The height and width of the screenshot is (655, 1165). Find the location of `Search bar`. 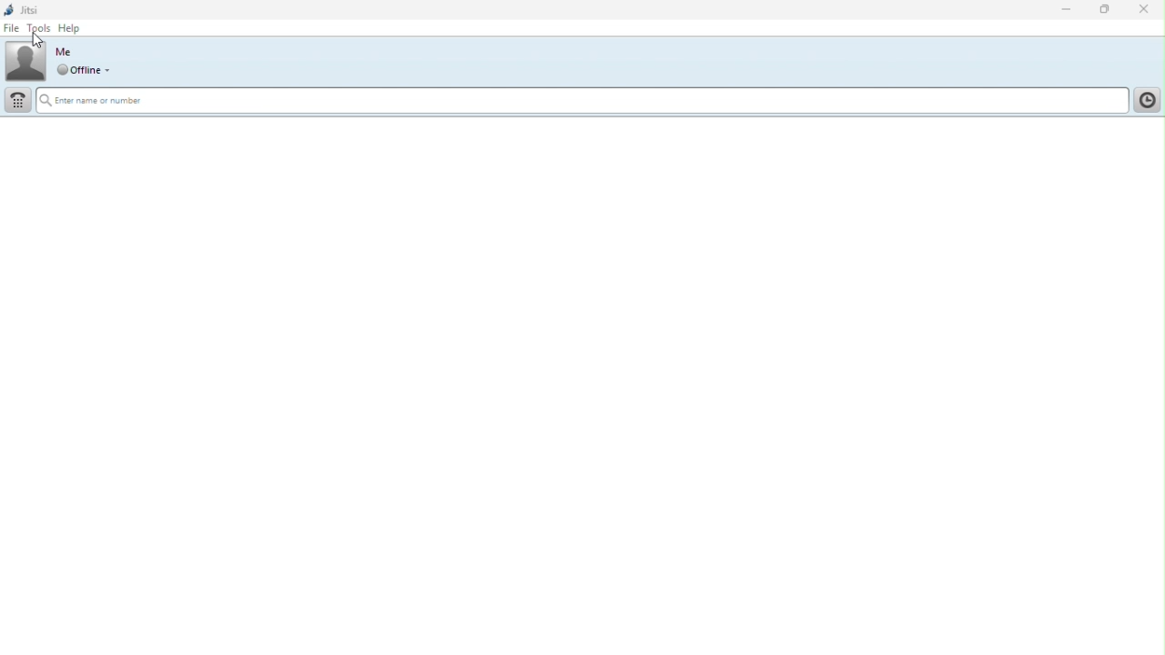

Search bar is located at coordinates (580, 103).